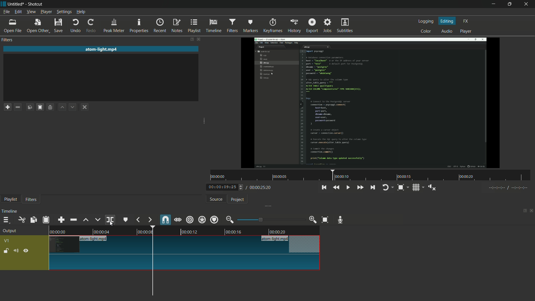 Image resolution: width=535 pixels, height=301 pixels. What do you see at coordinates (18, 12) in the screenshot?
I see `edit menu` at bounding box center [18, 12].